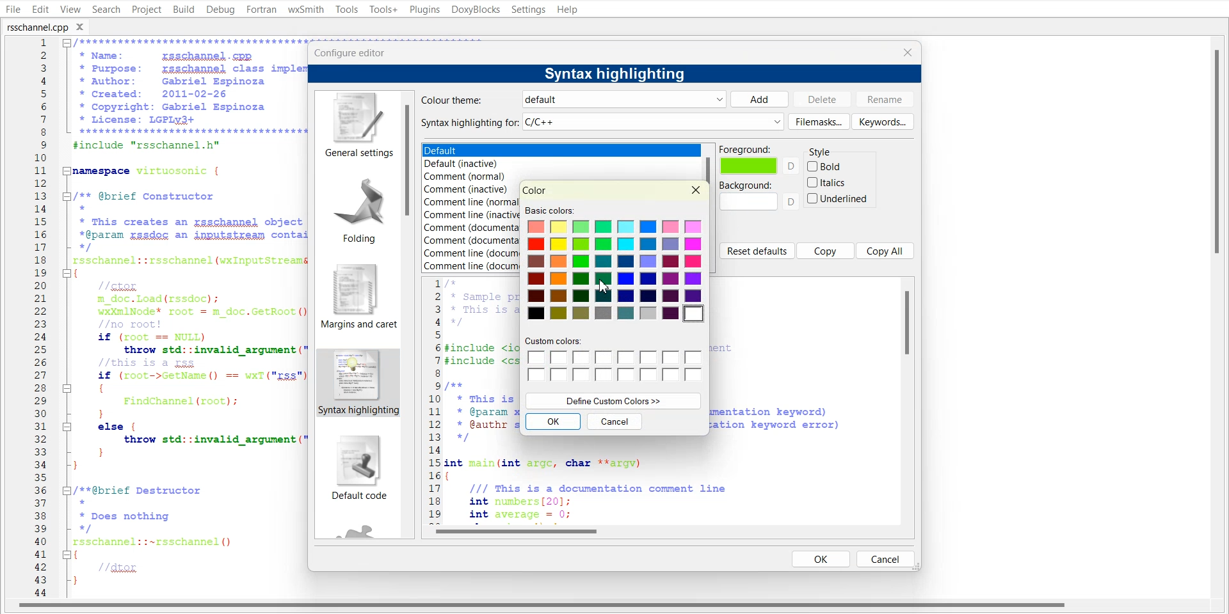 The image size is (1229, 614). I want to click on Margin and carpet, so click(355, 296).